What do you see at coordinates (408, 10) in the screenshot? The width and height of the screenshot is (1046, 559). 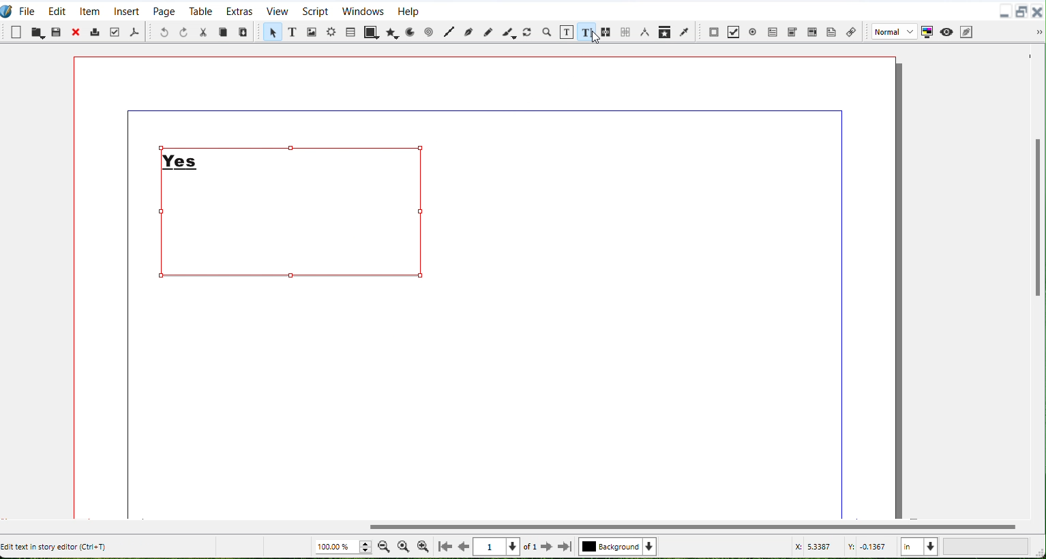 I see `Help` at bounding box center [408, 10].